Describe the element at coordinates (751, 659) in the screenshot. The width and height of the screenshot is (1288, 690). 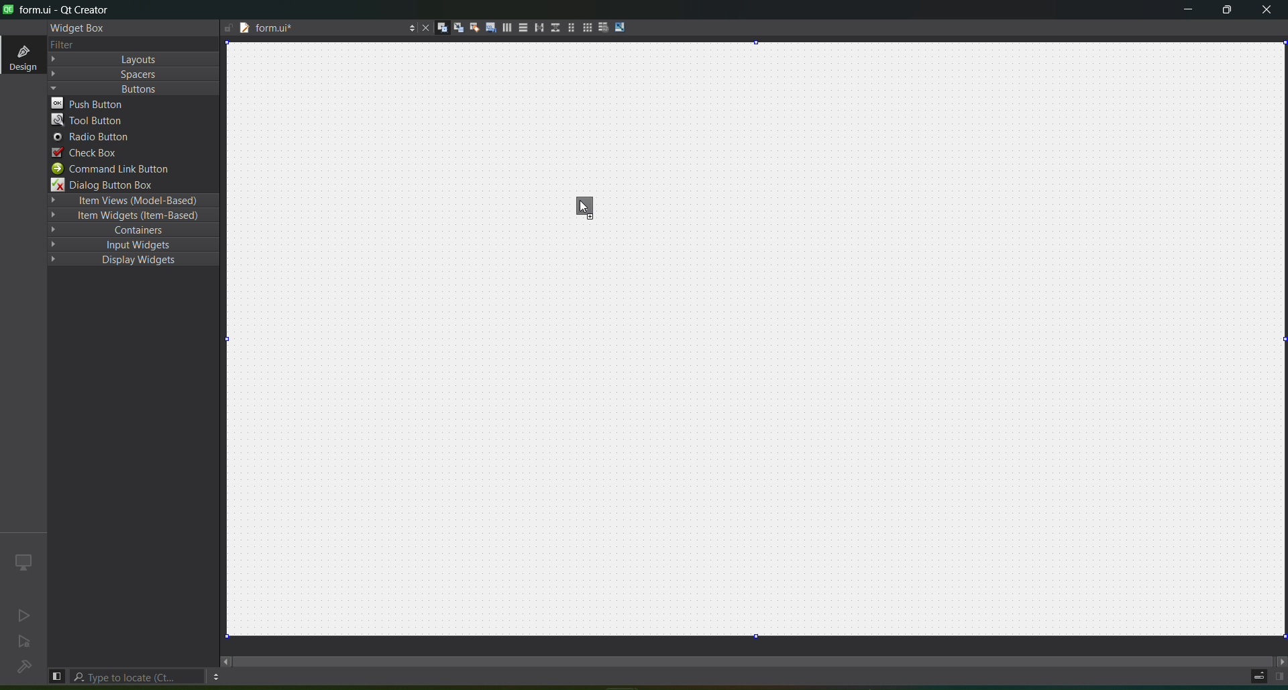
I see `scroll bar` at that location.